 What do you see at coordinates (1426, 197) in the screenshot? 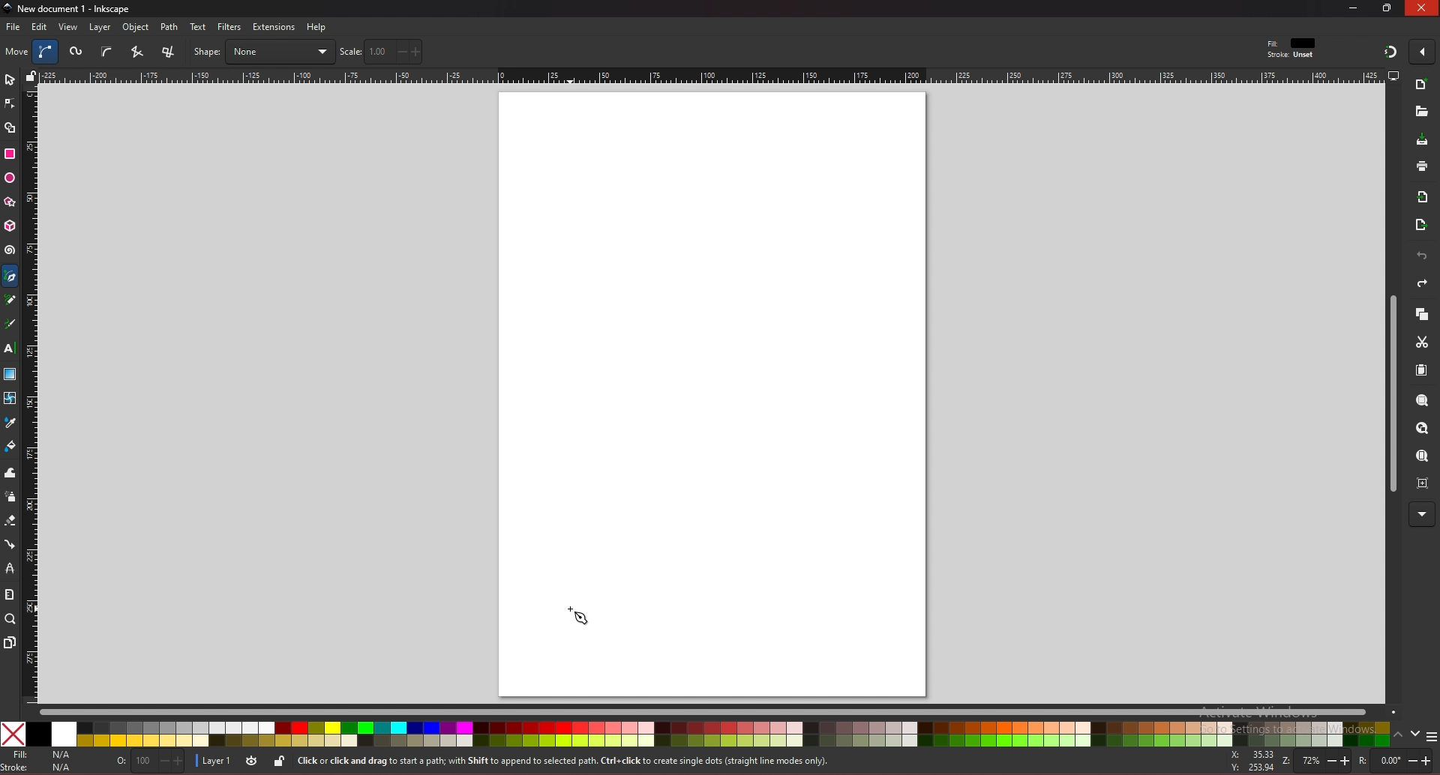
I see `import` at bounding box center [1426, 197].